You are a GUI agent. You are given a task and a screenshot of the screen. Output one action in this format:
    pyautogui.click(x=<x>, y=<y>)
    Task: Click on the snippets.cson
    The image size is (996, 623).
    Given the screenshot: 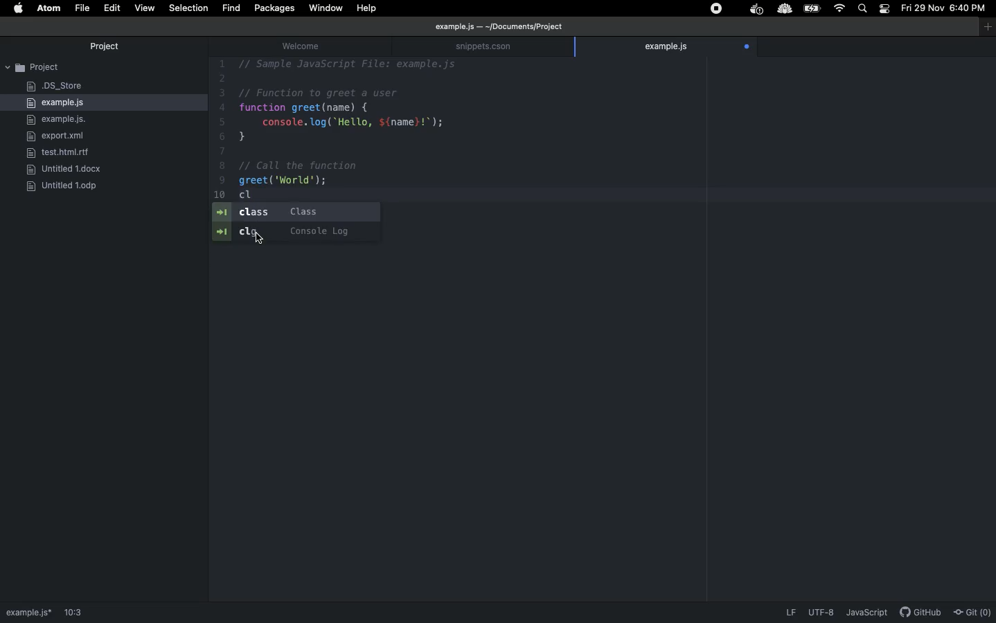 What is the action you would take?
    pyautogui.click(x=496, y=47)
    